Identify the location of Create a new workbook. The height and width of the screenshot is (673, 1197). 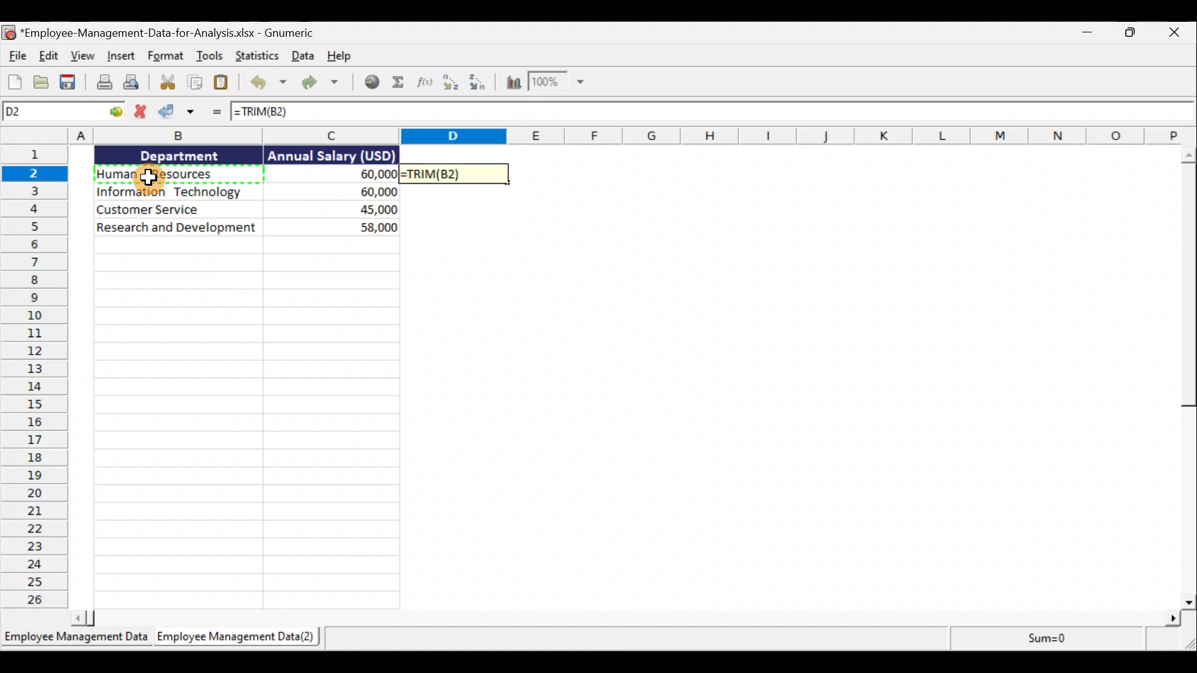
(14, 82).